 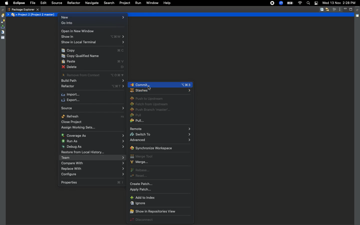 What do you see at coordinates (150, 87) in the screenshot?
I see `pointer cursor` at bounding box center [150, 87].